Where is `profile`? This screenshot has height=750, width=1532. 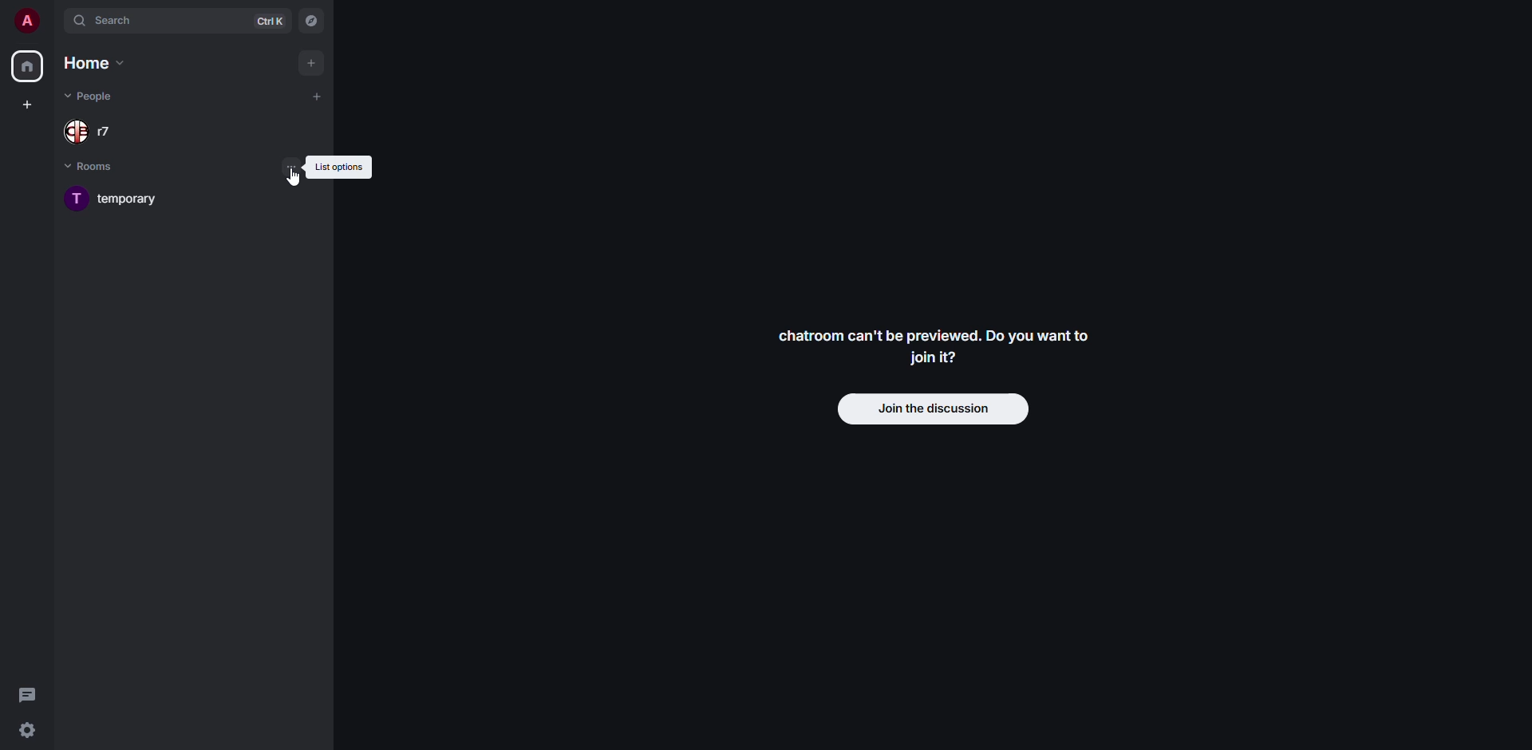 profile is located at coordinates (26, 19).